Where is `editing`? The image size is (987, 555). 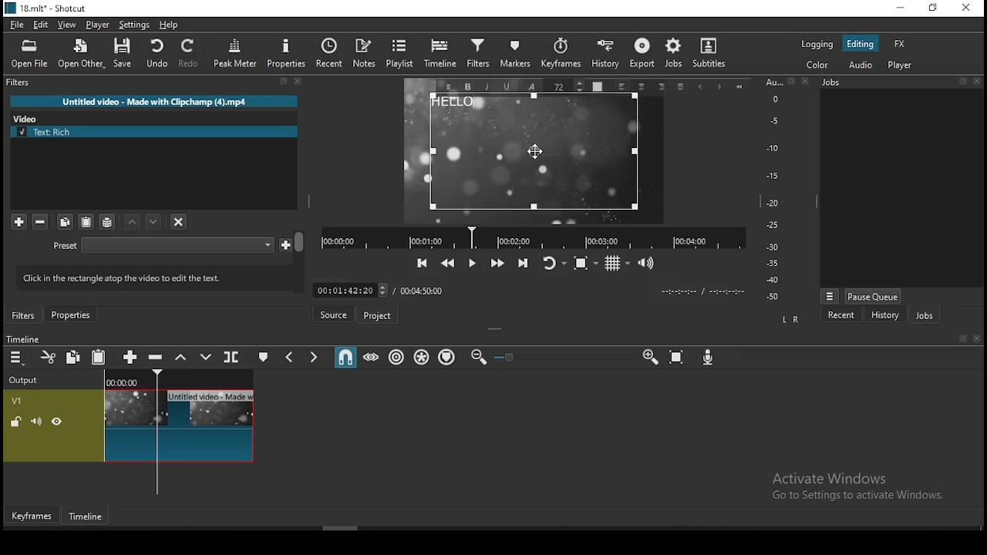
editing is located at coordinates (861, 43).